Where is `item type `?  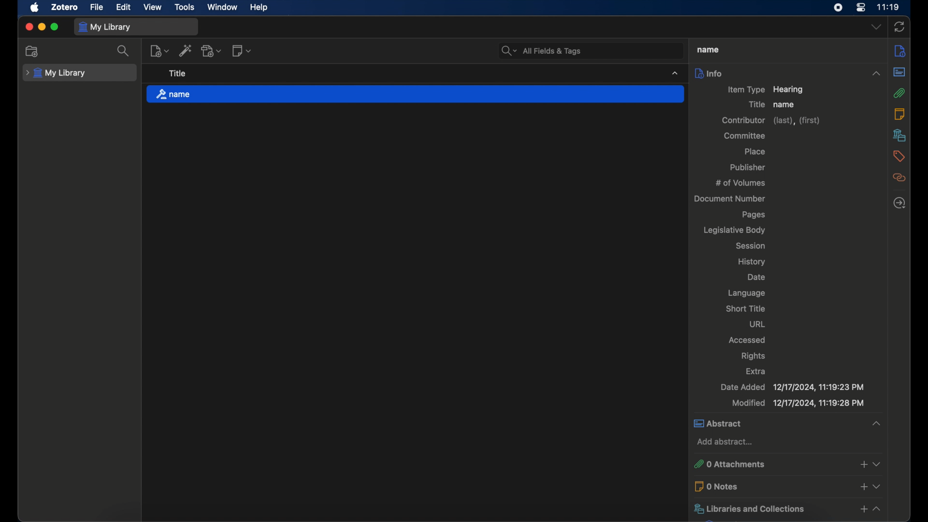
item type  is located at coordinates (766, 89).